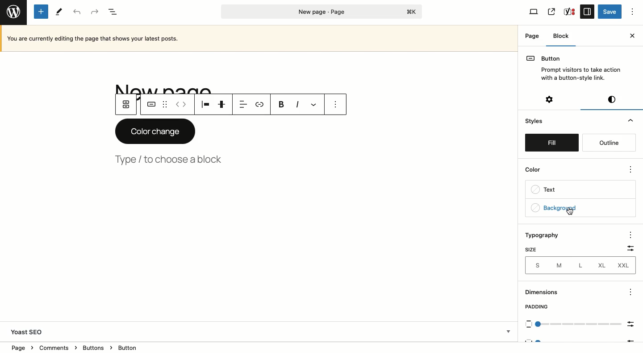 Image resolution: width=643 pixels, height=353 pixels. I want to click on S, so click(536, 266).